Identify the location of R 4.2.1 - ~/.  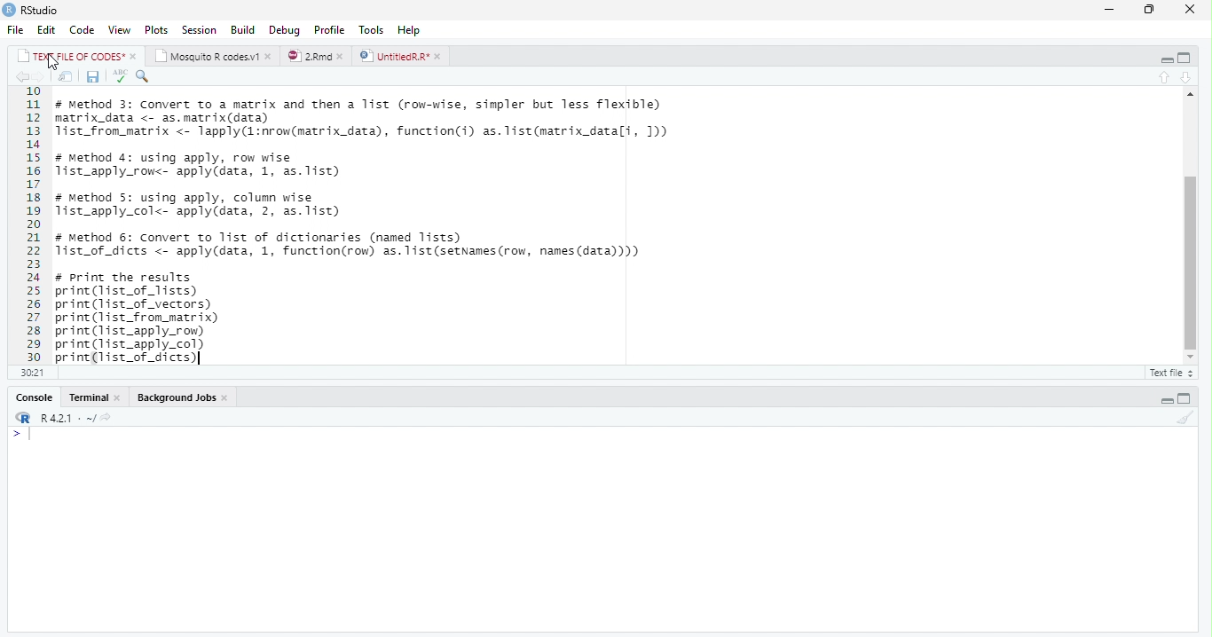
(69, 417).